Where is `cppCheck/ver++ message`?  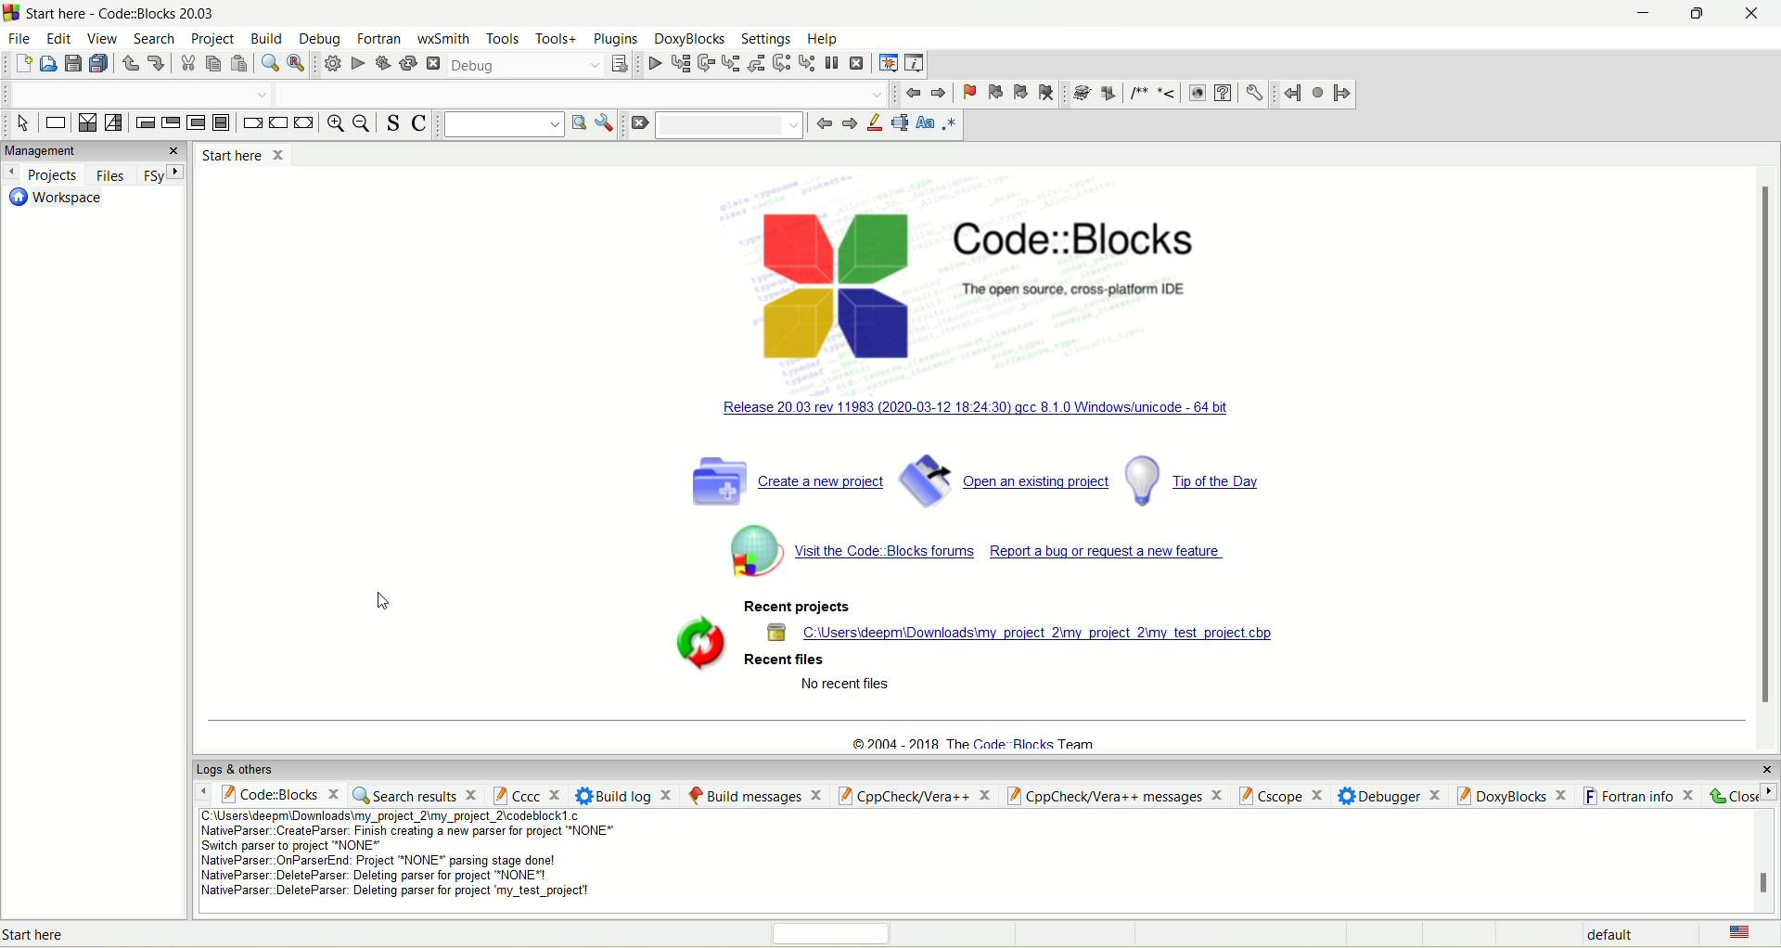
cppCheck/ver++ message is located at coordinates (1121, 798).